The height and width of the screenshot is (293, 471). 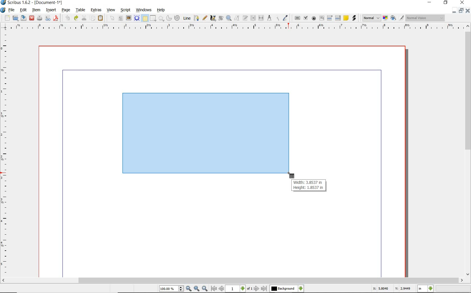 What do you see at coordinates (306, 19) in the screenshot?
I see `pdf check box` at bounding box center [306, 19].